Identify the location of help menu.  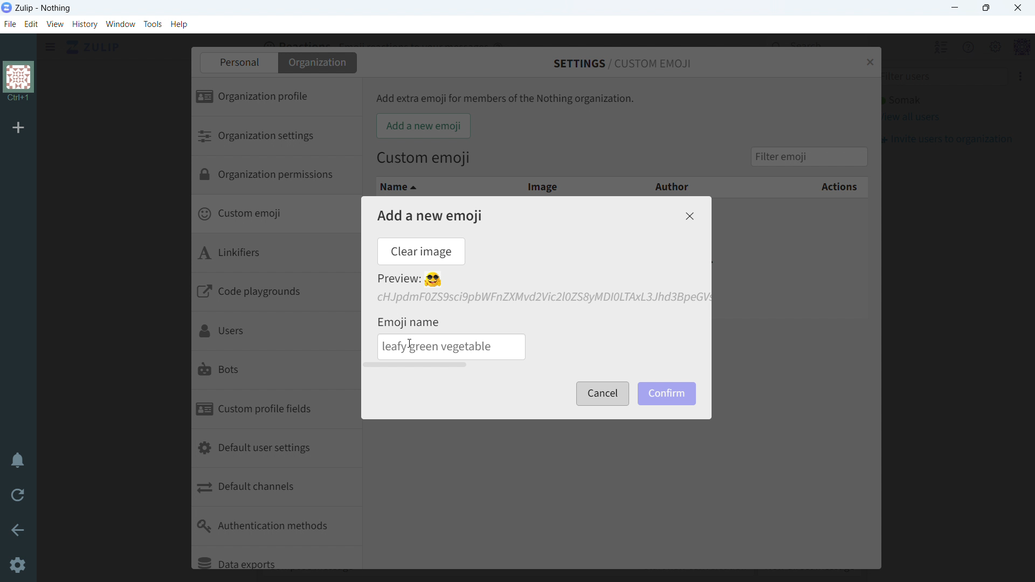
(957, 47).